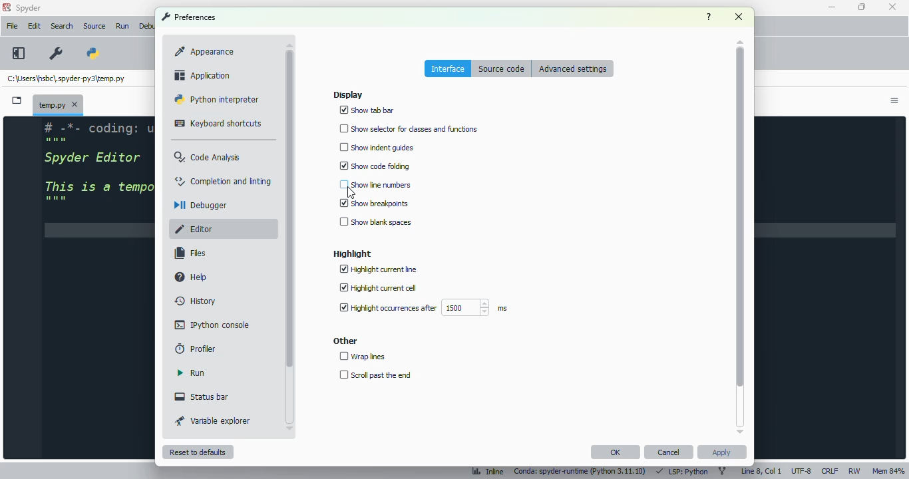 The height and width of the screenshot is (479, 909). Describe the element at coordinates (581, 470) in the screenshot. I see `conda: spyder-runtime (python 3. 11. 10)` at that location.